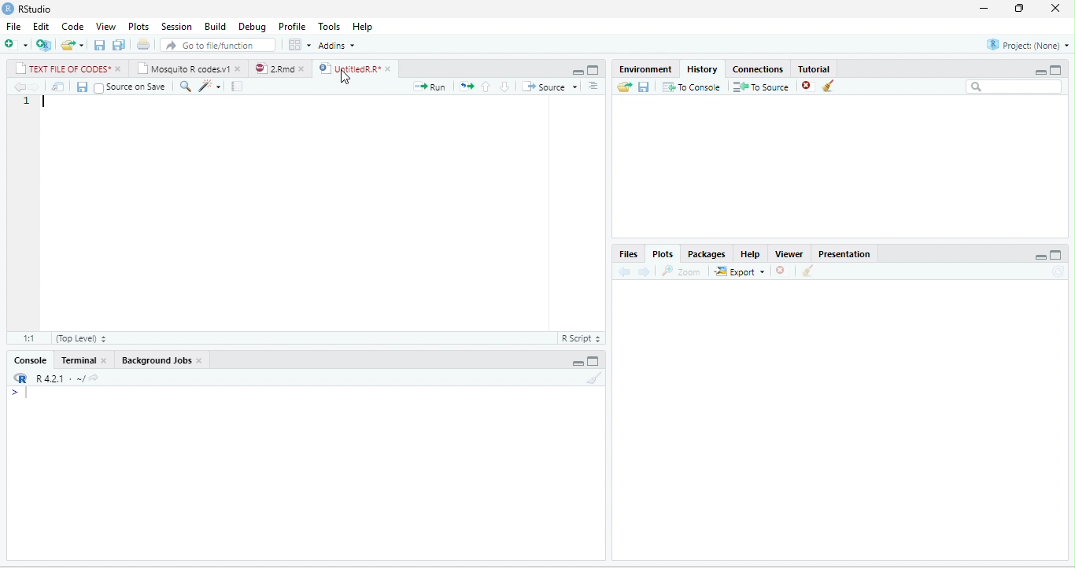 This screenshot has height=568, width=1075. I want to click on minimize, so click(983, 9).